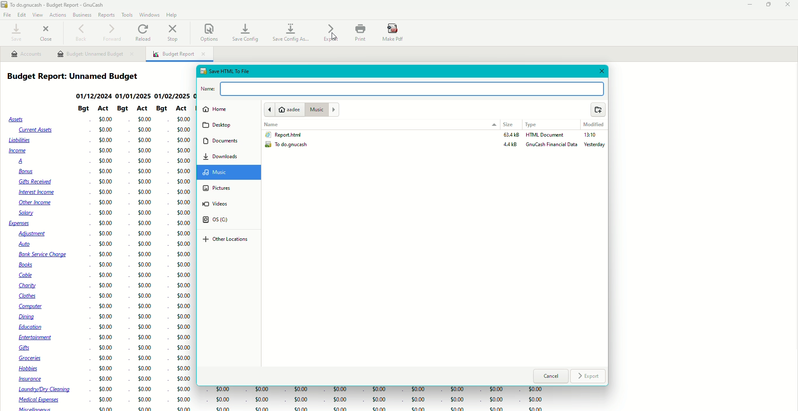  Describe the element at coordinates (22, 15) in the screenshot. I see `Edit` at that location.